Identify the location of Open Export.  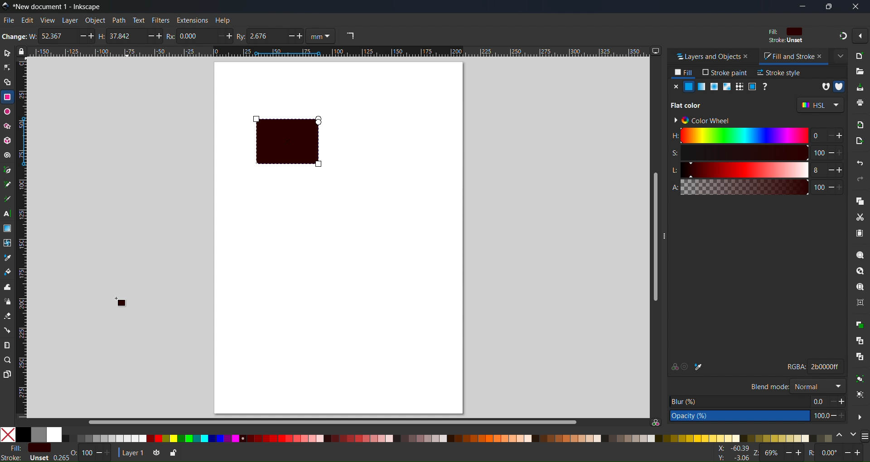
(861, 140).